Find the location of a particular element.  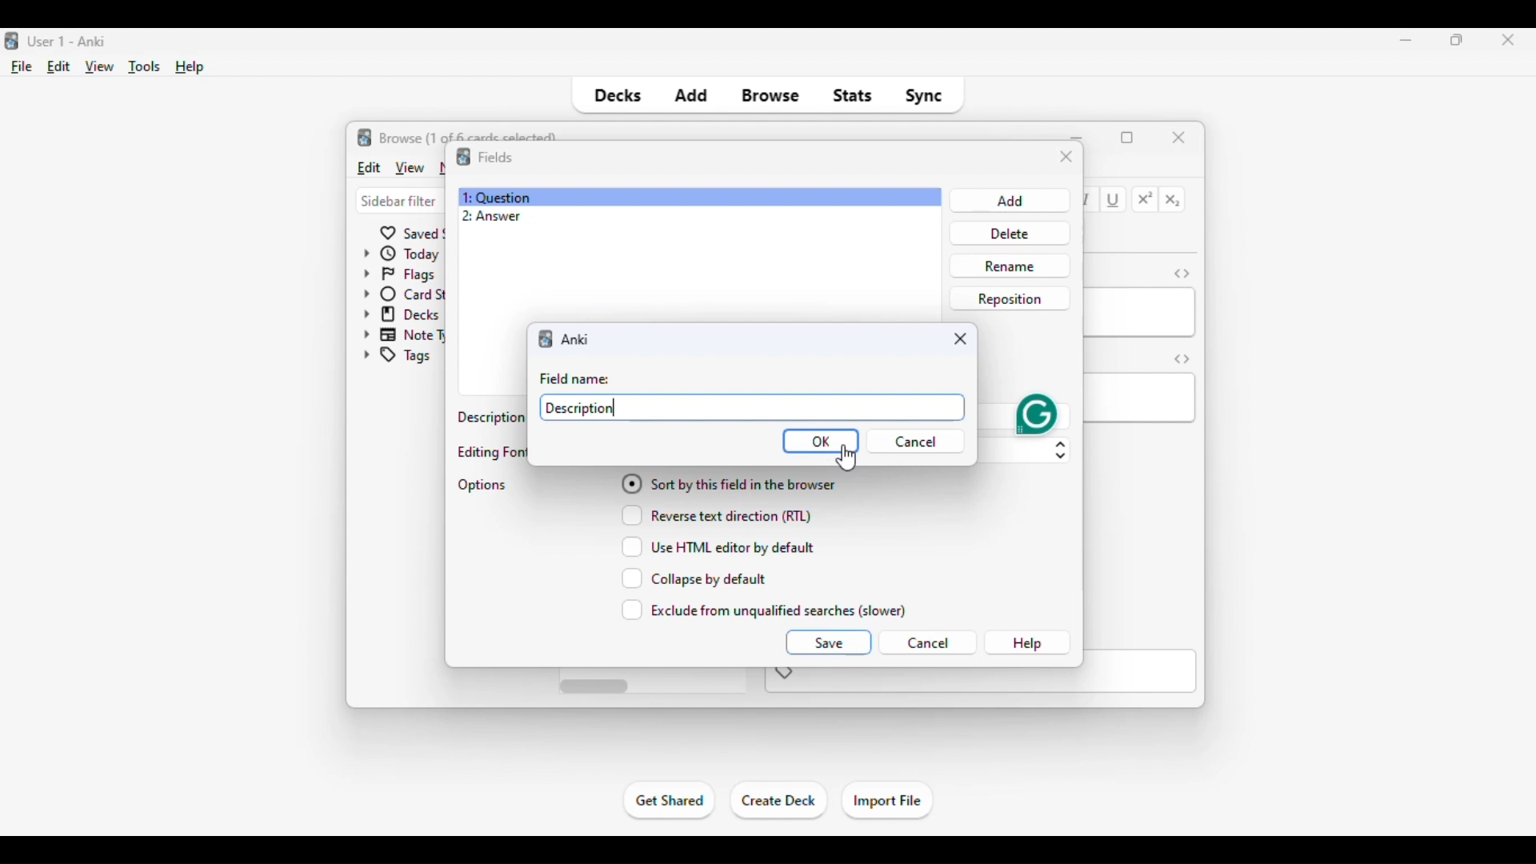

close is located at coordinates (1503, 41).